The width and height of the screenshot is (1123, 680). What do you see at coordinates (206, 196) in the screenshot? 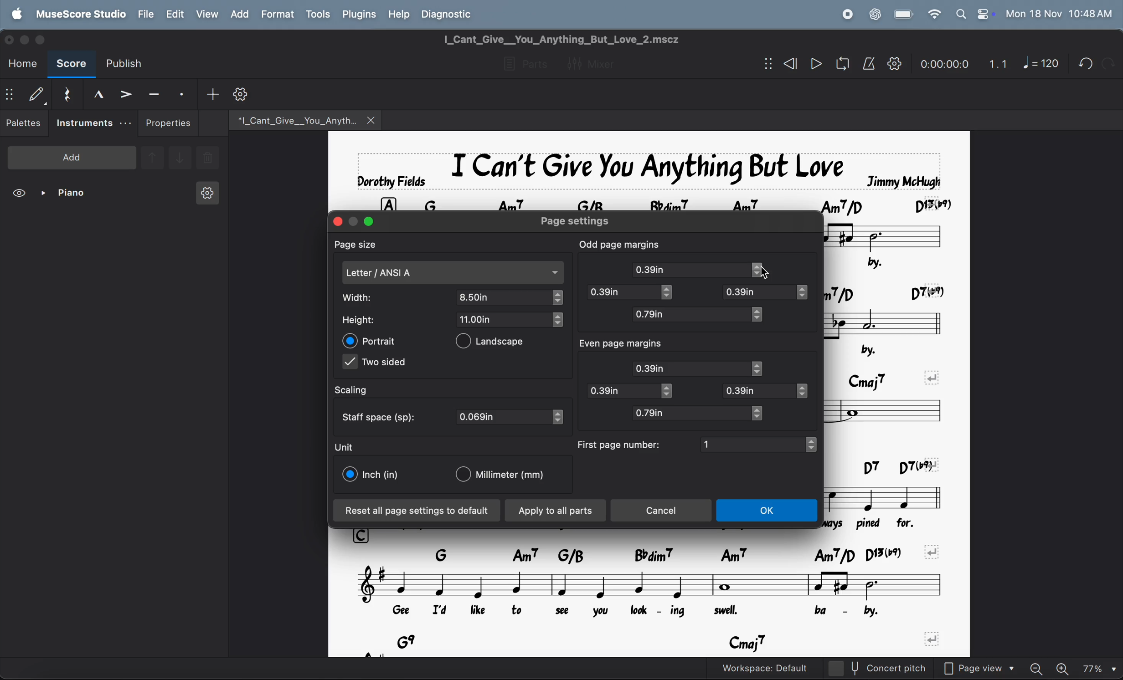
I see `instrument settings` at bounding box center [206, 196].